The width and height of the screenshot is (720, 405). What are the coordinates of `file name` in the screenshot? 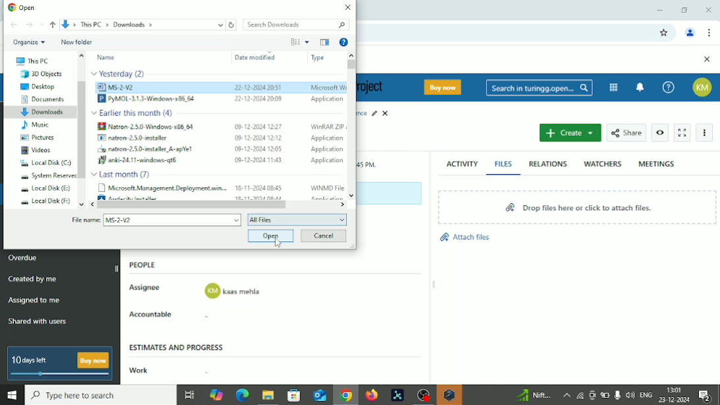 It's located at (84, 220).